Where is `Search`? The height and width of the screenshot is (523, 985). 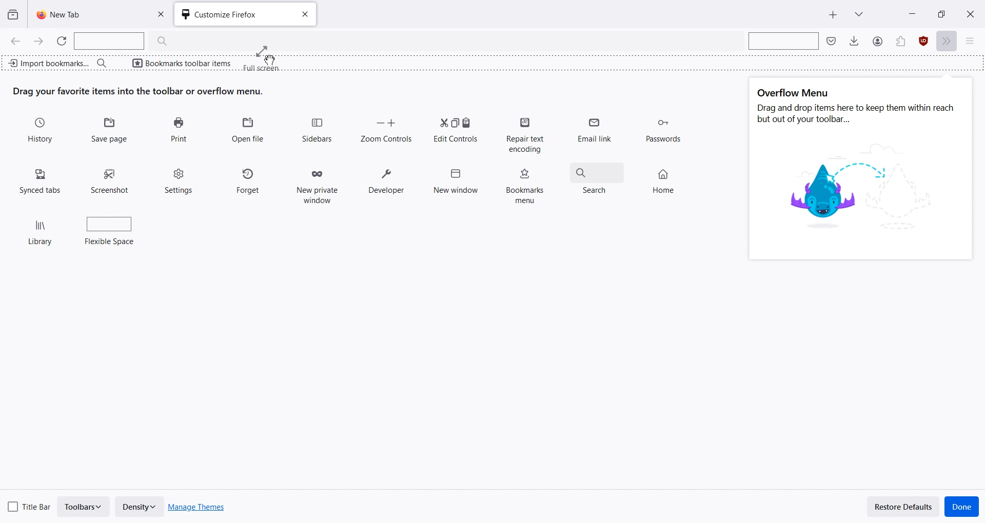 Search is located at coordinates (596, 180).